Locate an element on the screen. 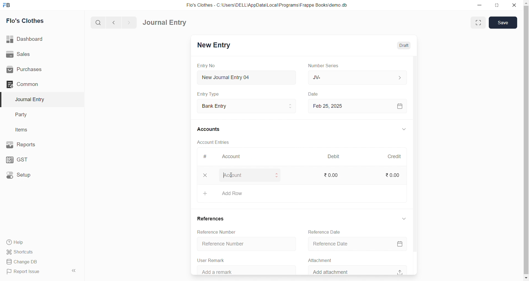  scroll bar is located at coordinates (526, 141).